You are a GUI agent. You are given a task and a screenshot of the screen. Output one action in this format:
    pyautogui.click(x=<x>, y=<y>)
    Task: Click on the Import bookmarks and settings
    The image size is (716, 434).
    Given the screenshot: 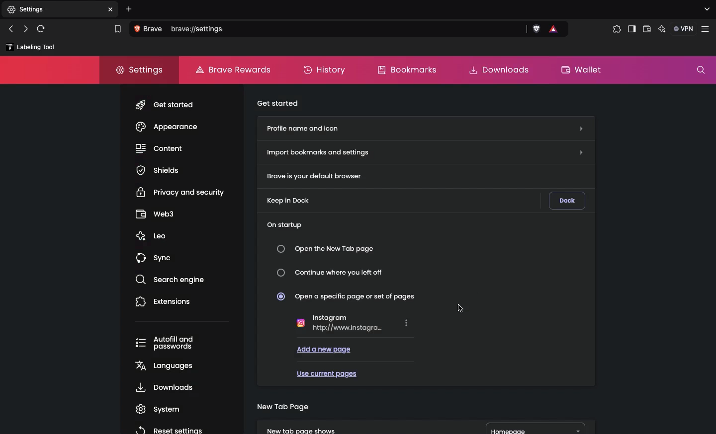 What is the action you would take?
    pyautogui.click(x=427, y=152)
    